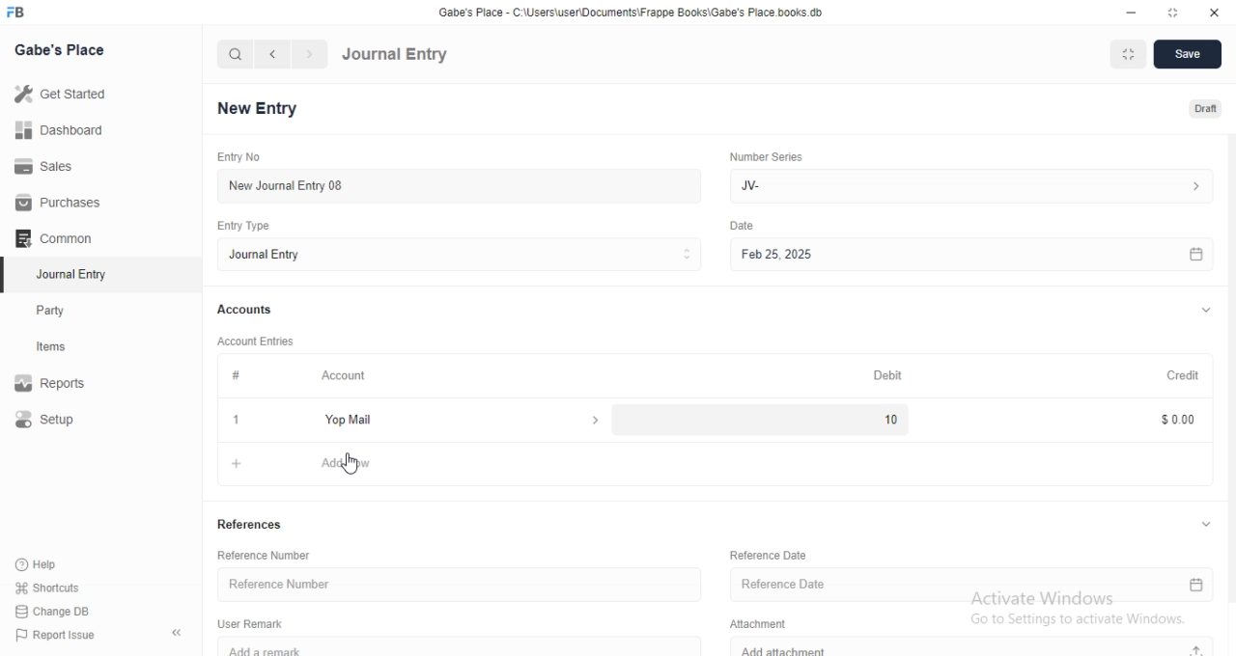 Image resolution: width=1236 pixels, height=656 pixels. What do you see at coordinates (1213, 11) in the screenshot?
I see `close` at bounding box center [1213, 11].